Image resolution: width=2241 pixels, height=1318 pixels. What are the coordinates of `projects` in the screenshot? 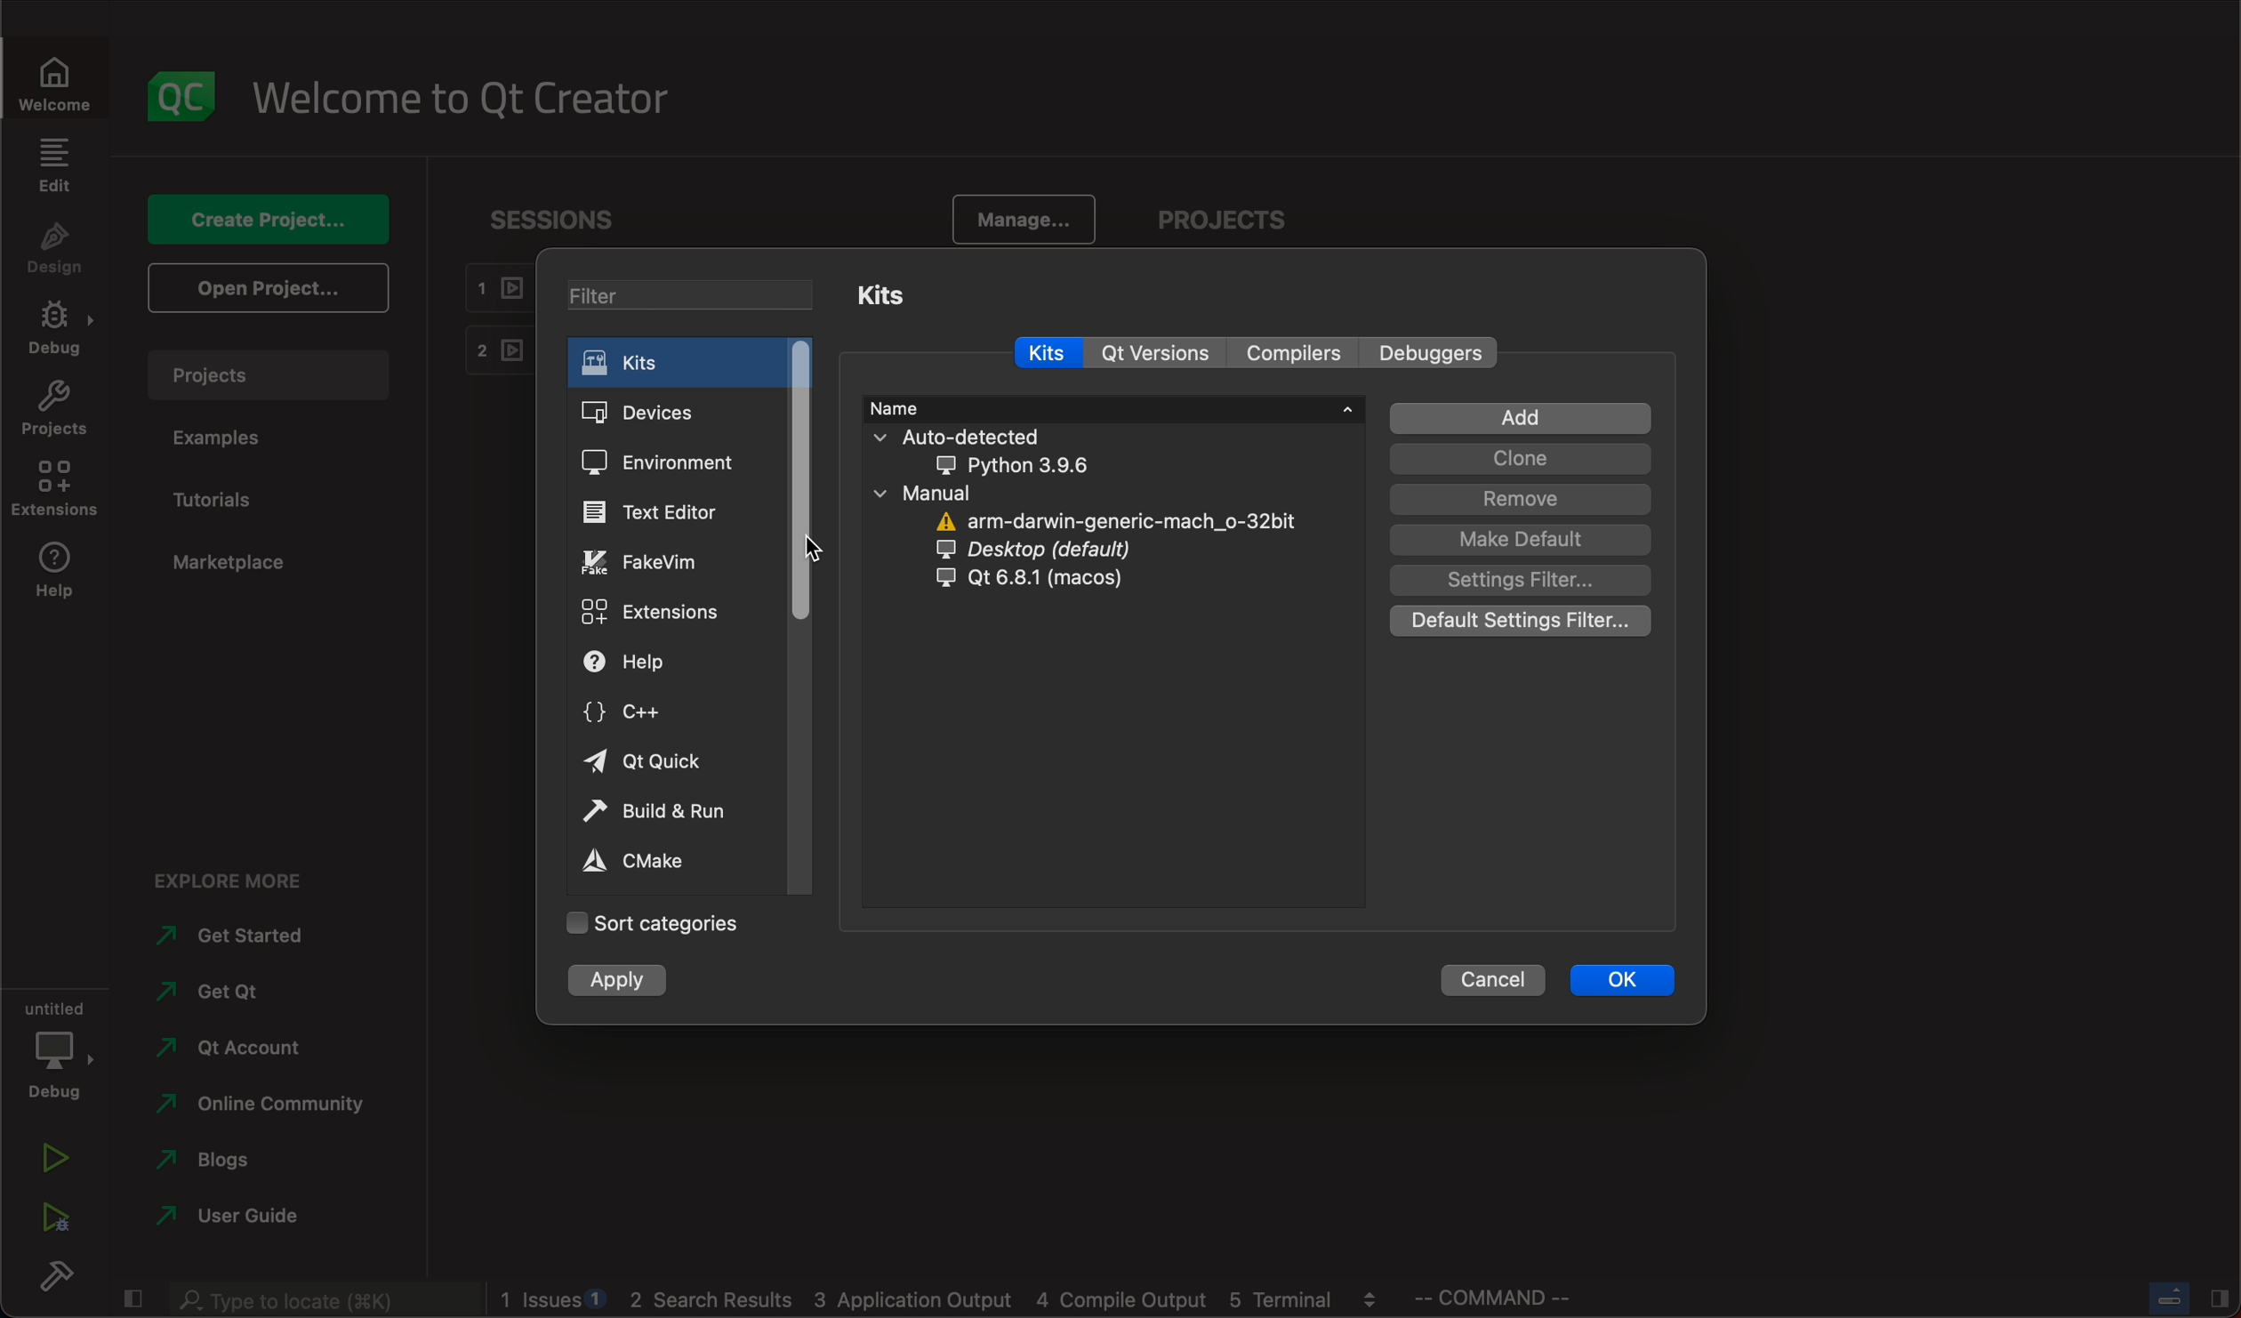 It's located at (52, 409).